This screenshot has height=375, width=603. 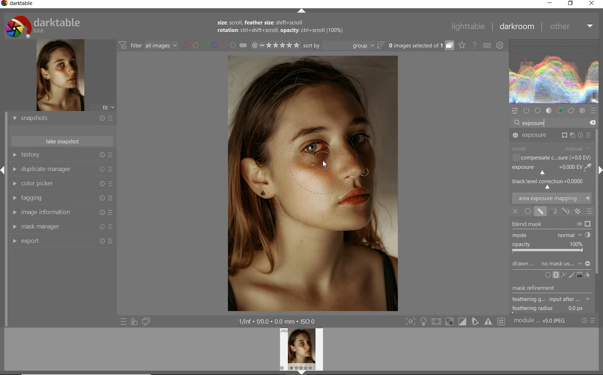 I want to click on SET THE EXPOSURE ADJUSTMENT USING THE SELECTED AREA, so click(x=587, y=167).